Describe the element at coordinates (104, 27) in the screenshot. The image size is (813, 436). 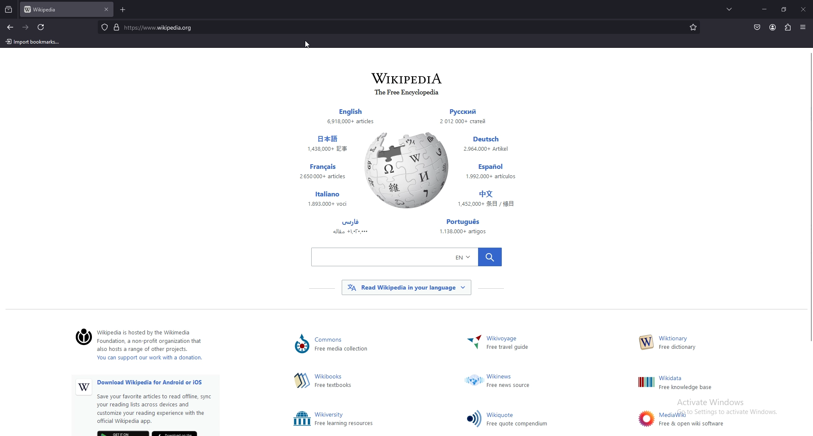
I see `protected` at that location.